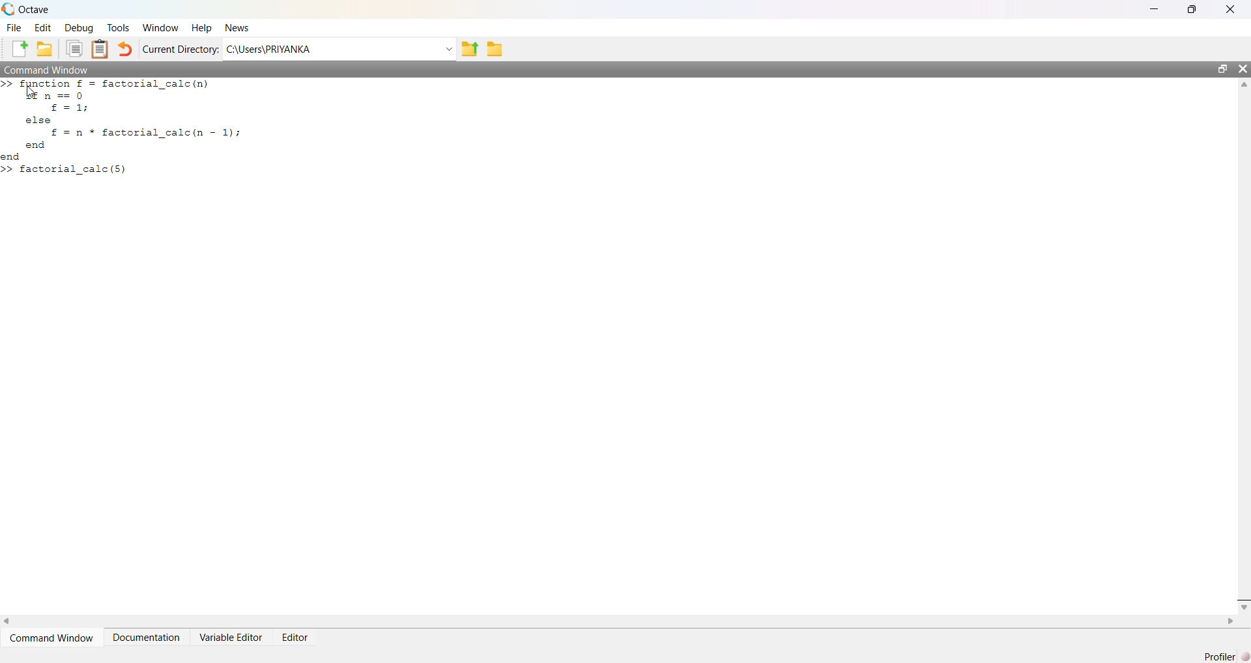 The width and height of the screenshot is (1251, 663). Describe the element at coordinates (162, 27) in the screenshot. I see `window` at that location.